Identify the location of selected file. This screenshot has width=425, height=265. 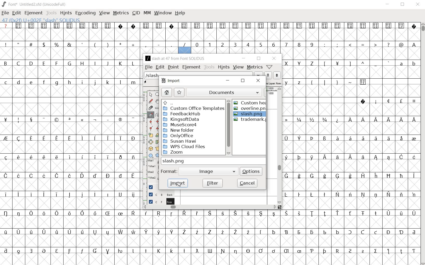
(249, 113).